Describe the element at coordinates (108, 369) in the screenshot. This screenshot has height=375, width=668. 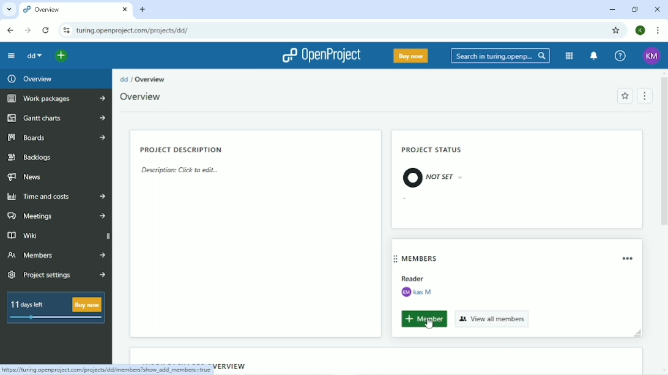
I see `Link` at that location.